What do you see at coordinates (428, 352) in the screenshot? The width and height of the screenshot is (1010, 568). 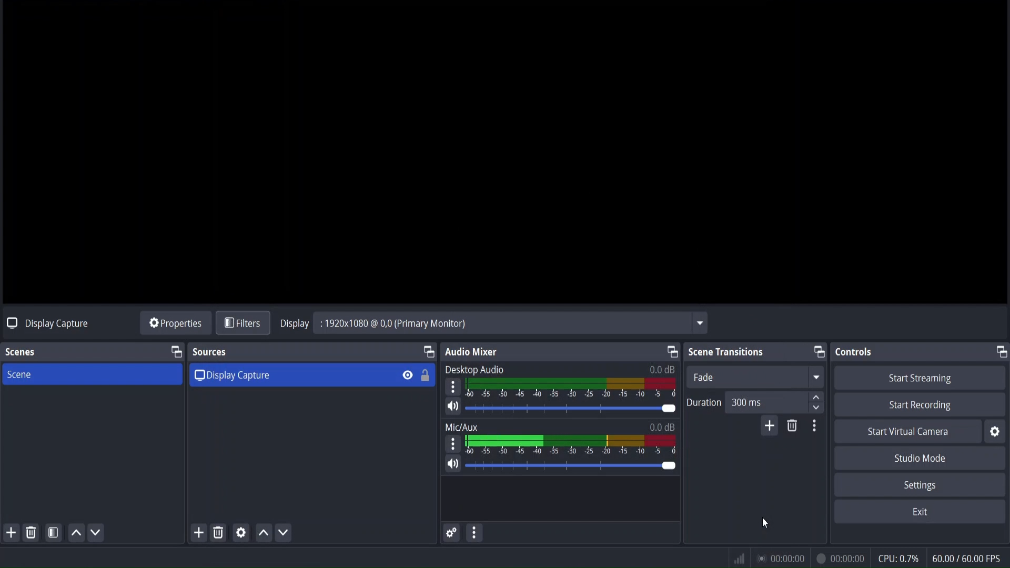 I see `change tab layout` at bounding box center [428, 352].